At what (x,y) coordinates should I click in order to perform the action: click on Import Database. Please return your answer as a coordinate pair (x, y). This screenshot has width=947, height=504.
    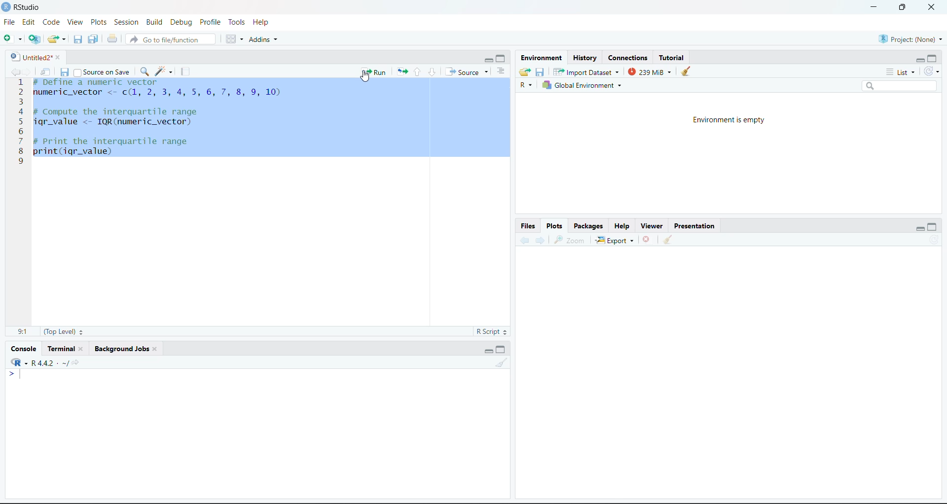
    Looking at the image, I should click on (587, 72).